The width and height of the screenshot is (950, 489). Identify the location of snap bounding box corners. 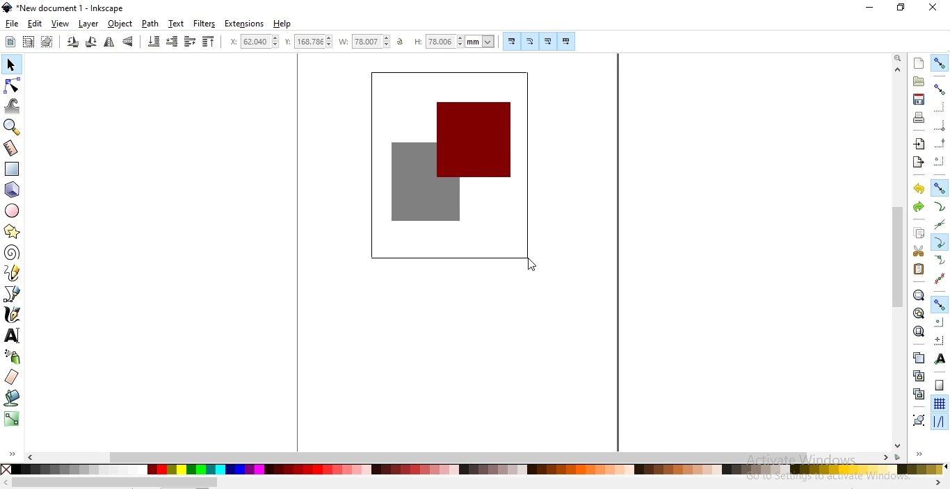
(940, 124).